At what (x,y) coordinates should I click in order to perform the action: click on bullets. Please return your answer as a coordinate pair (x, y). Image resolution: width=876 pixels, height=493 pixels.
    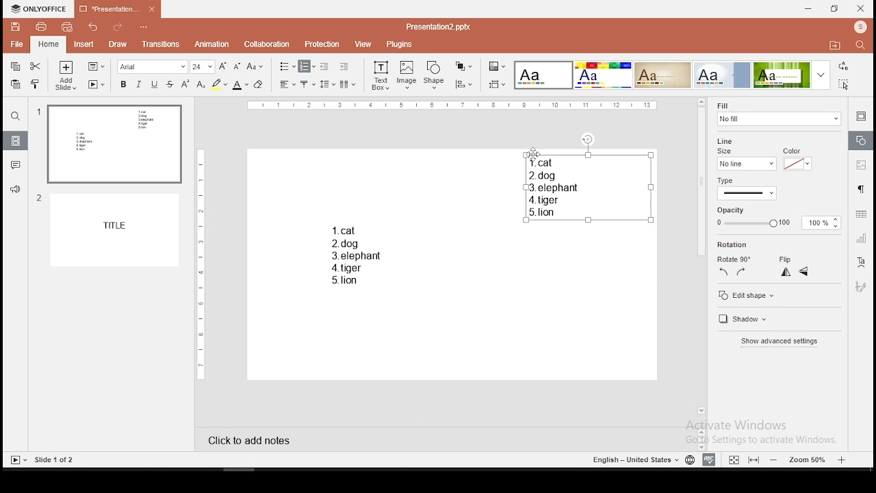
    Looking at the image, I should click on (287, 67).